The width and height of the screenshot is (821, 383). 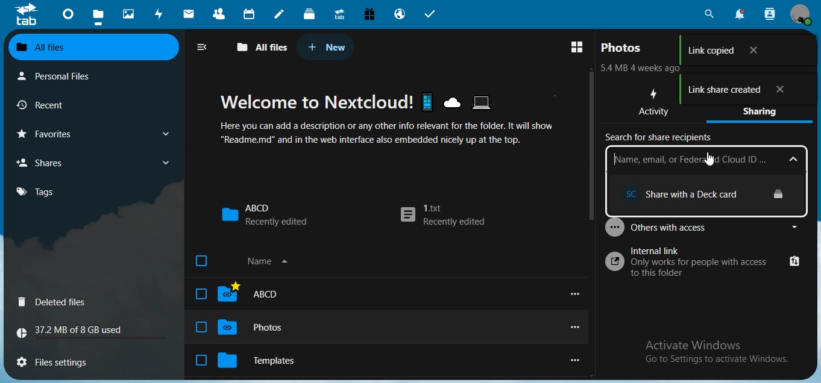 What do you see at coordinates (764, 114) in the screenshot?
I see `sharing` at bounding box center [764, 114].